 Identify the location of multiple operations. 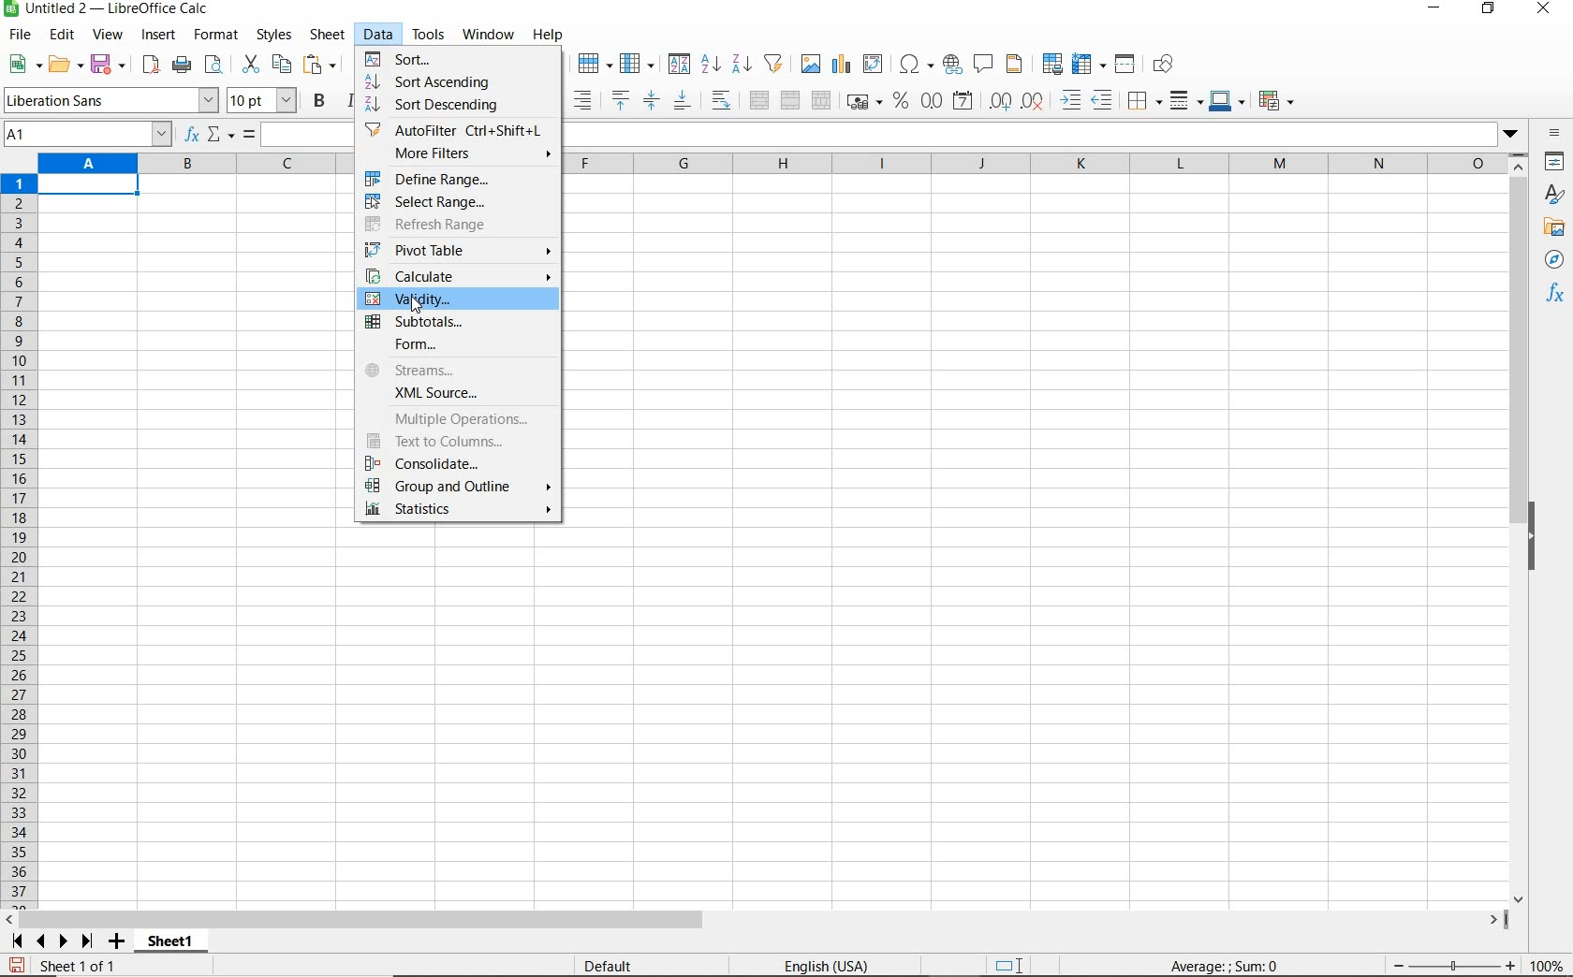
(458, 421).